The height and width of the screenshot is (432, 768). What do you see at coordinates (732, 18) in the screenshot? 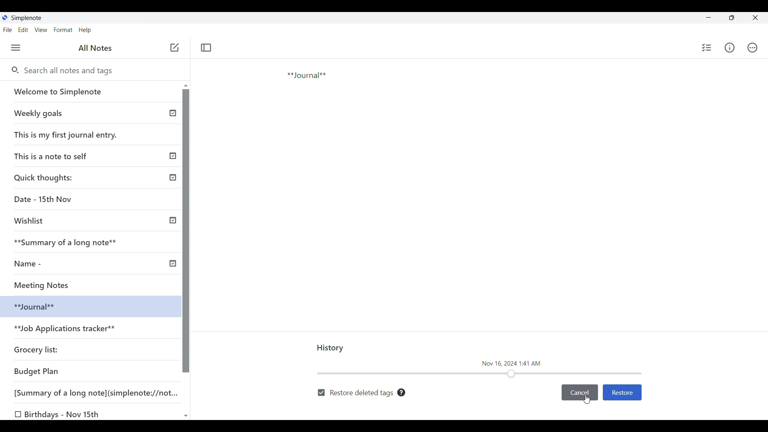
I see `Show interface in a smaller tab` at bounding box center [732, 18].